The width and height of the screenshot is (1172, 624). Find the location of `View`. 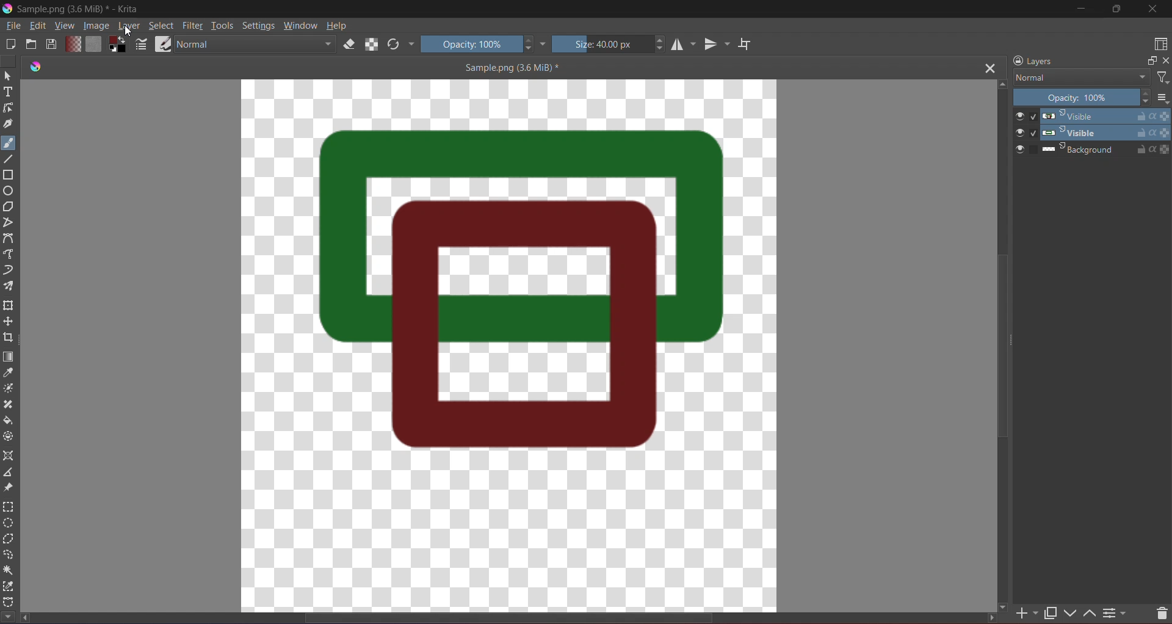

View is located at coordinates (63, 26).